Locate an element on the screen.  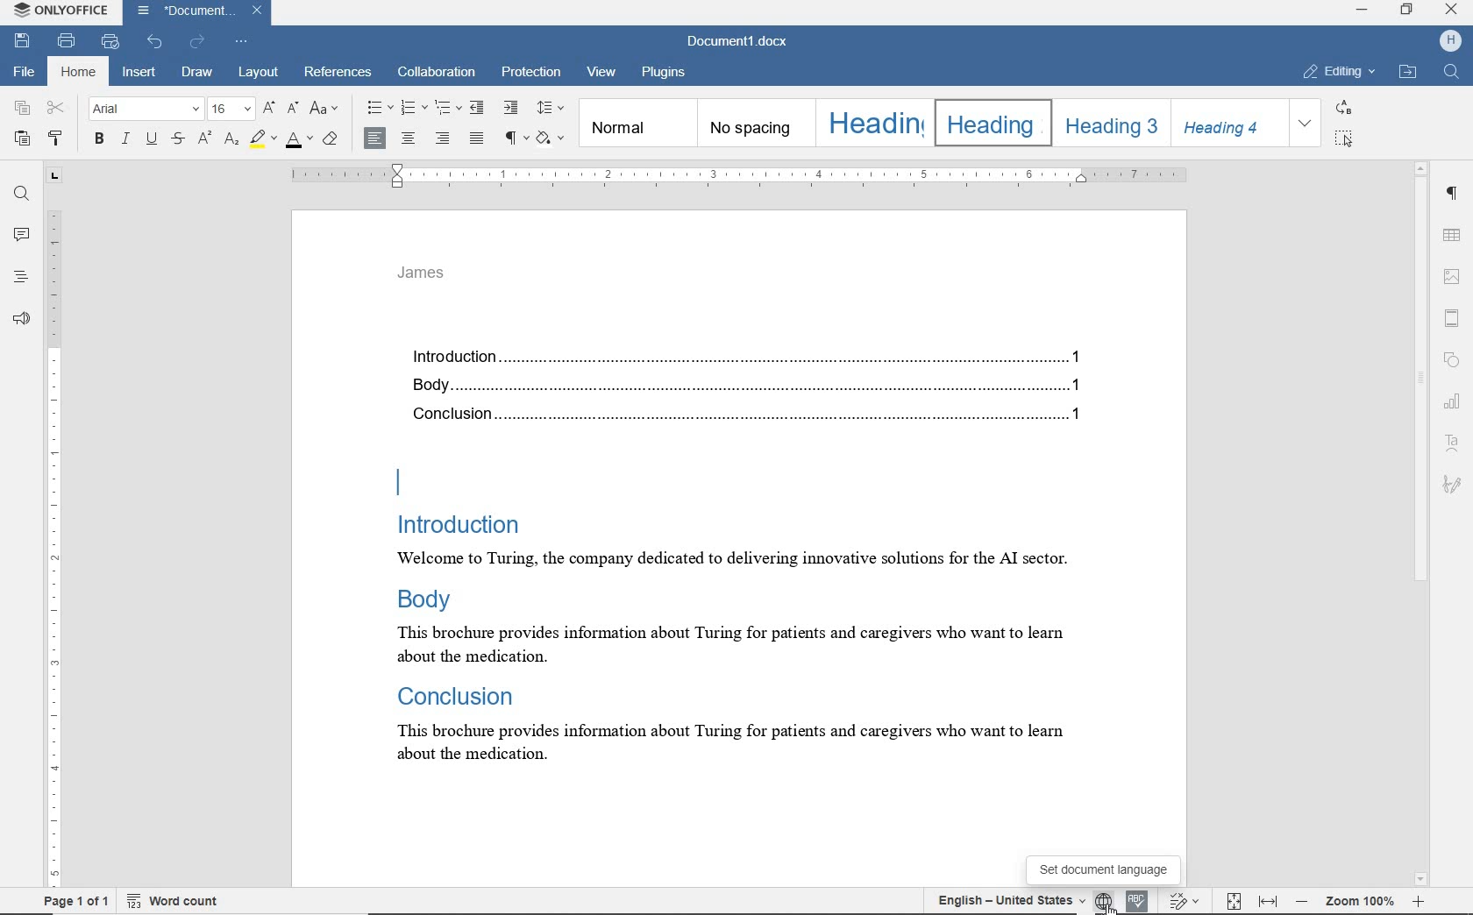
redo is located at coordinates (197, 42).